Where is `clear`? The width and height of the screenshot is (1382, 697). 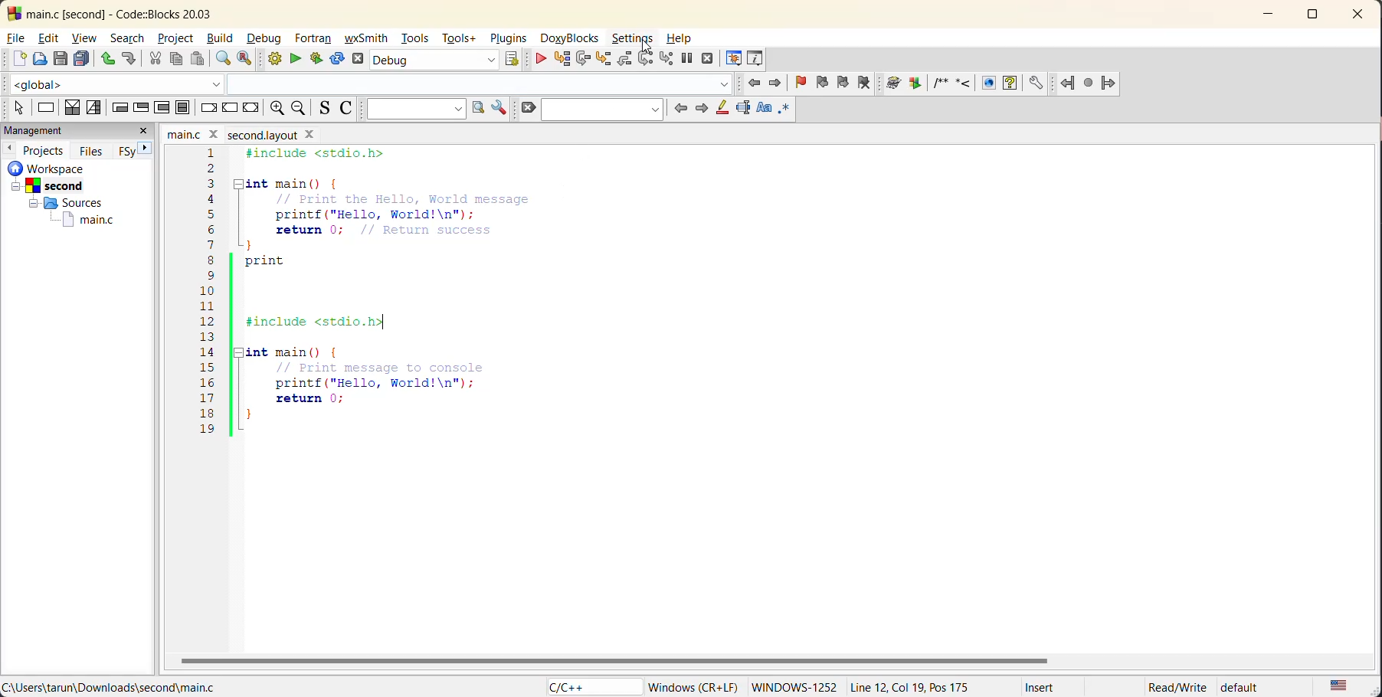 clear is located at coordinates (529, 107).